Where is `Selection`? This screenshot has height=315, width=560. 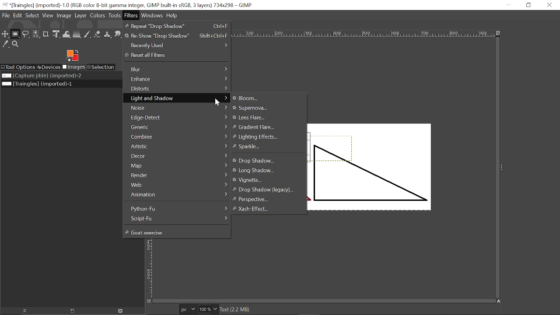
Selection is located at coordinates (101, 67).